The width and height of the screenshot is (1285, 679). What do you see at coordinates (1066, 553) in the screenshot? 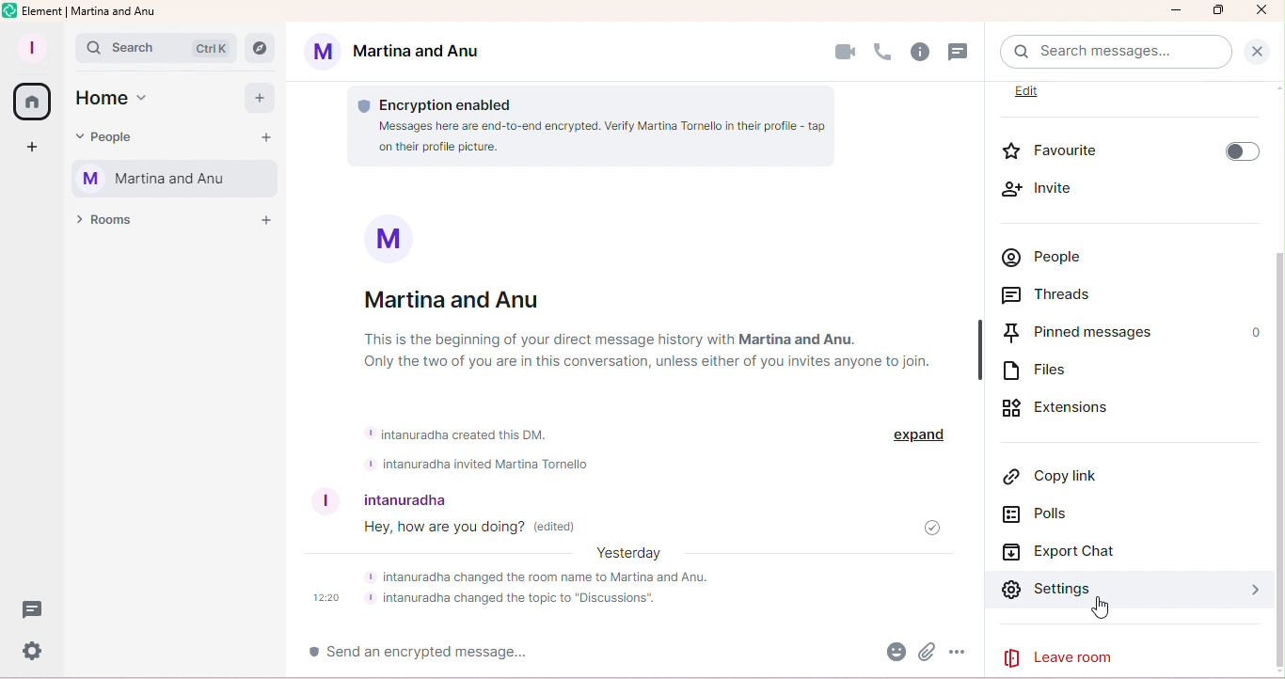
I see `Export chat` at bounding box center [1066, 553].